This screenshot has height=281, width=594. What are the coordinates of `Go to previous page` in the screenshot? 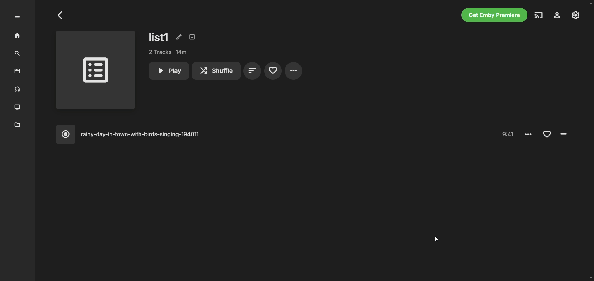 It's located at (61, 15).